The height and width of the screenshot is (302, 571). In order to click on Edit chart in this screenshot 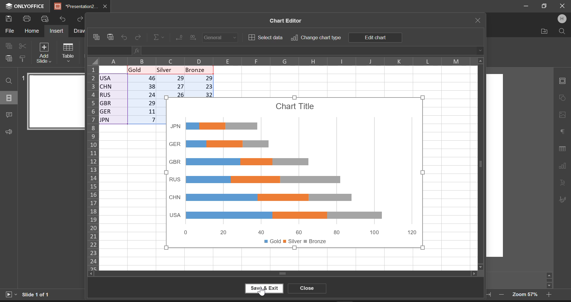, I will do `click(374, 37)`.